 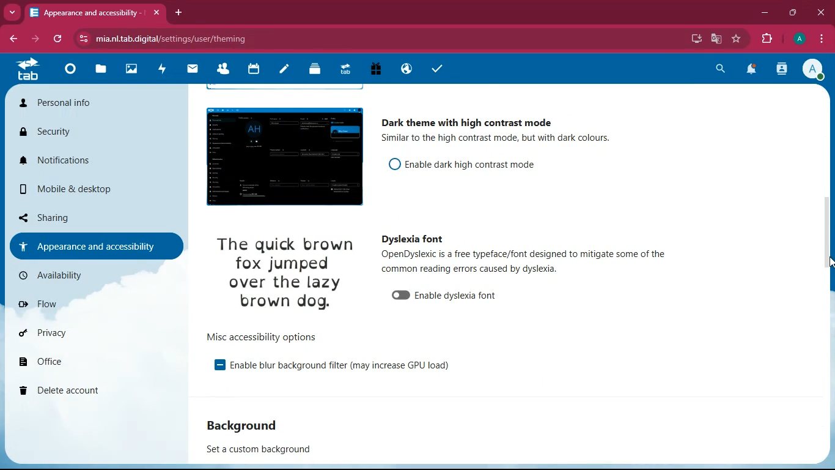 What do you see at coordinates (411, 239) in the screenshot?
I see `dyslexia` at bounding box center [411, 239].